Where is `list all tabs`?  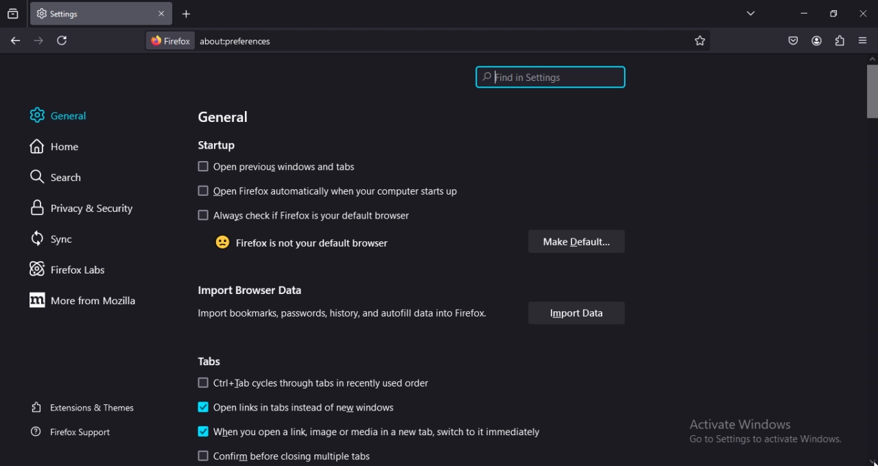 list all tabs is located at coordinates (748, 13).